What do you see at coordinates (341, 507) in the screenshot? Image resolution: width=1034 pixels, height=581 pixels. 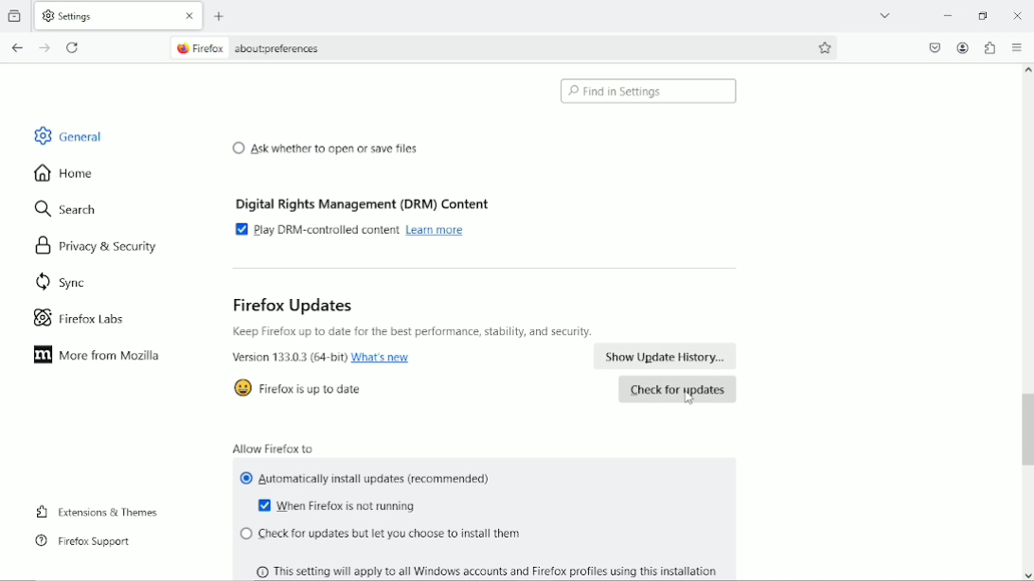 I see `When Firefox is not running` at bounding box center [341, 507].